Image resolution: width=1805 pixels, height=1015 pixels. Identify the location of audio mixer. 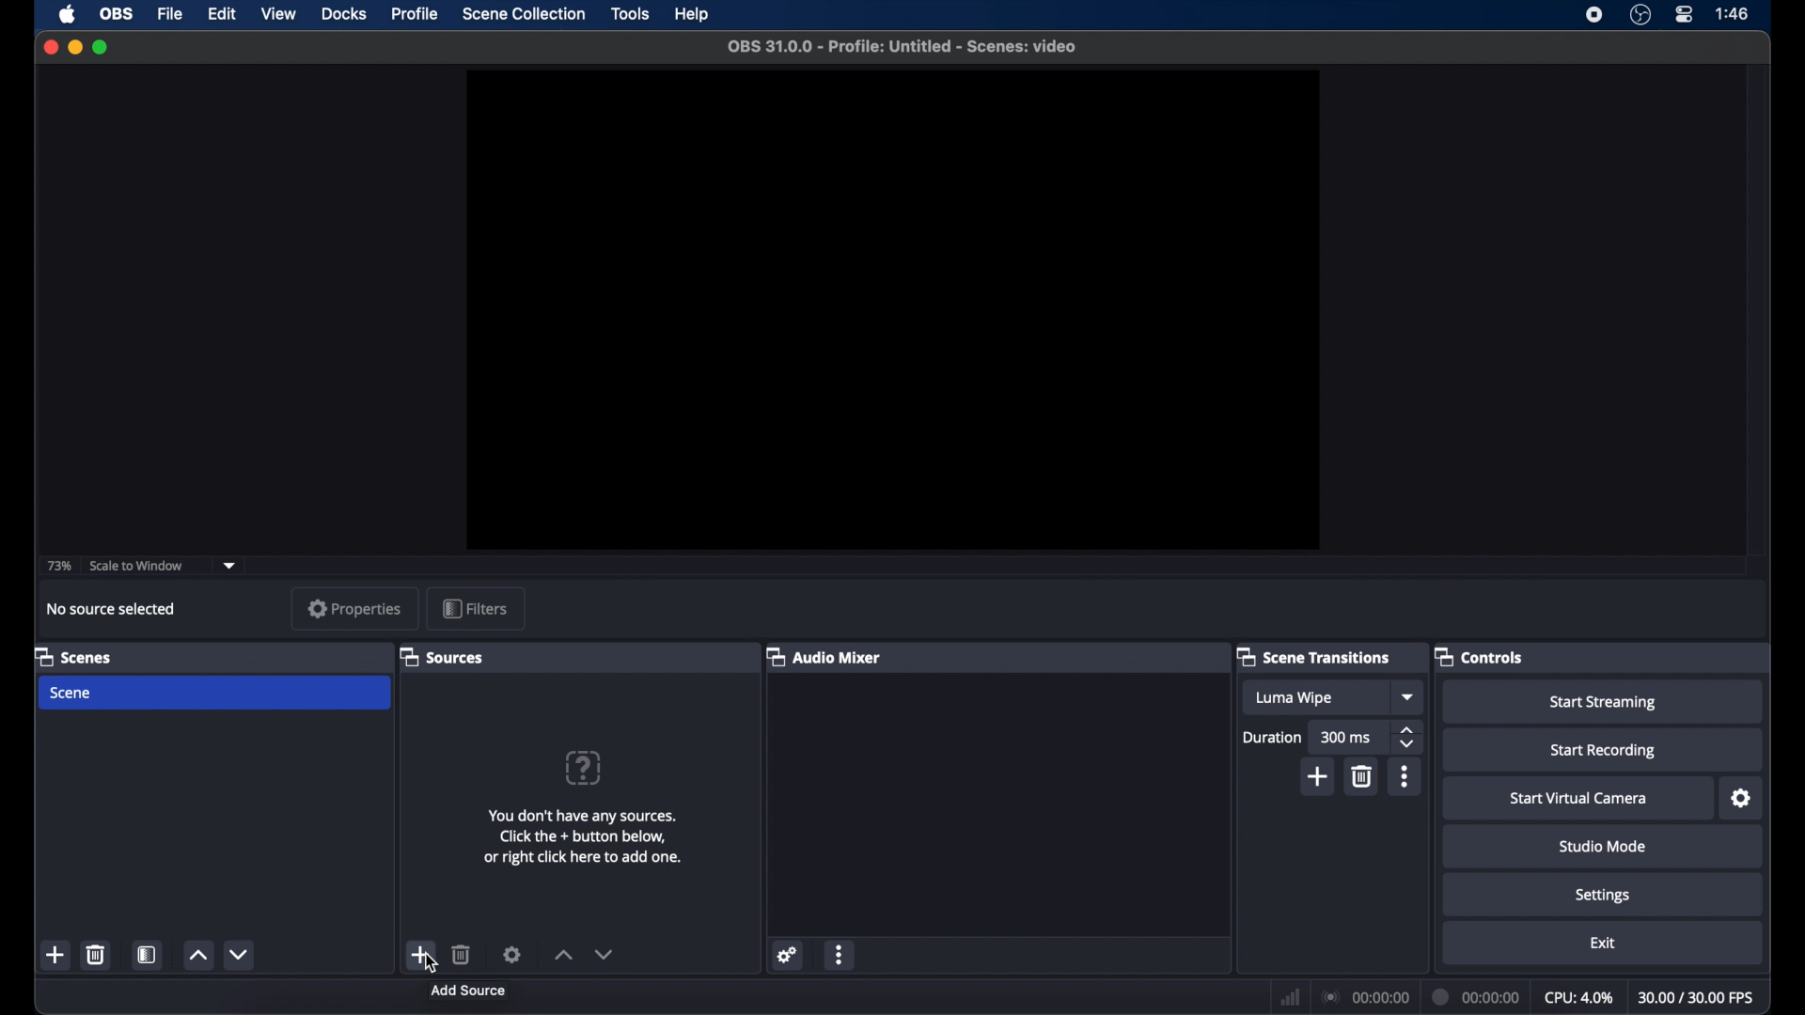
(824, 656).